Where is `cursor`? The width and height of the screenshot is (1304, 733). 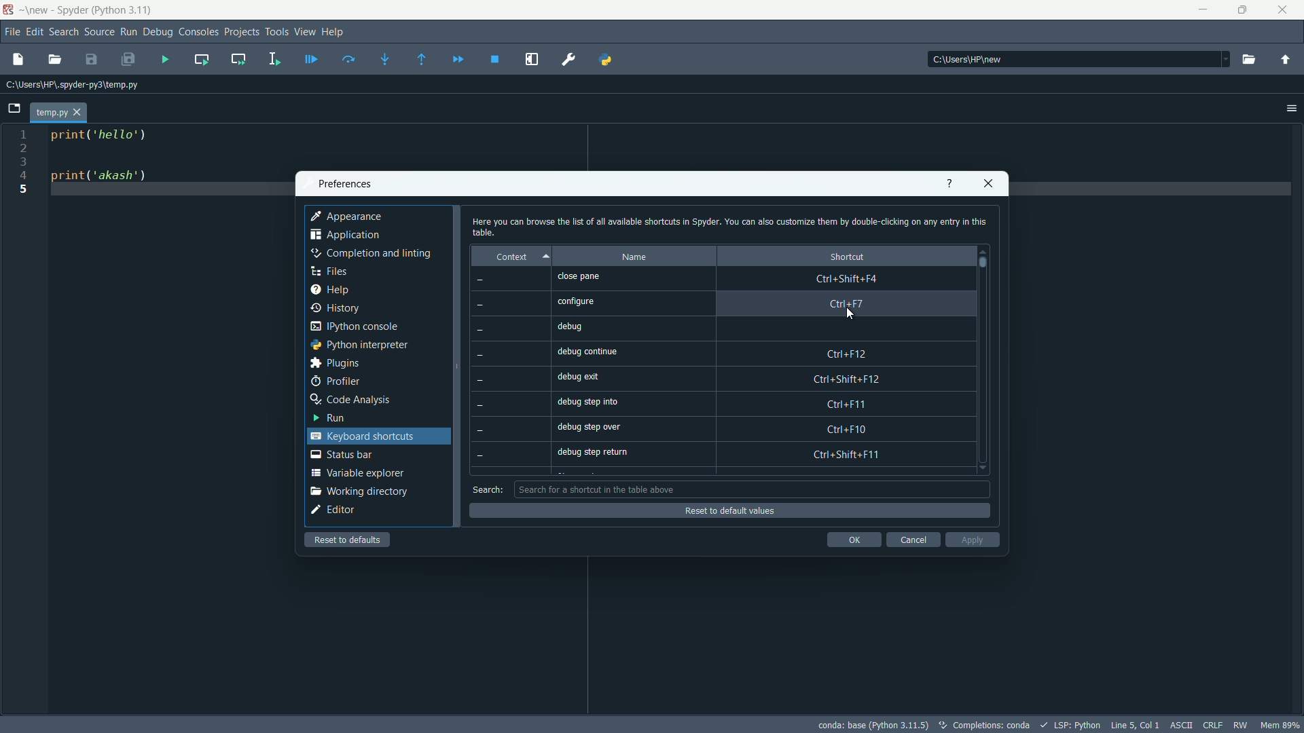 cursor is located at coordinates (855, 317).